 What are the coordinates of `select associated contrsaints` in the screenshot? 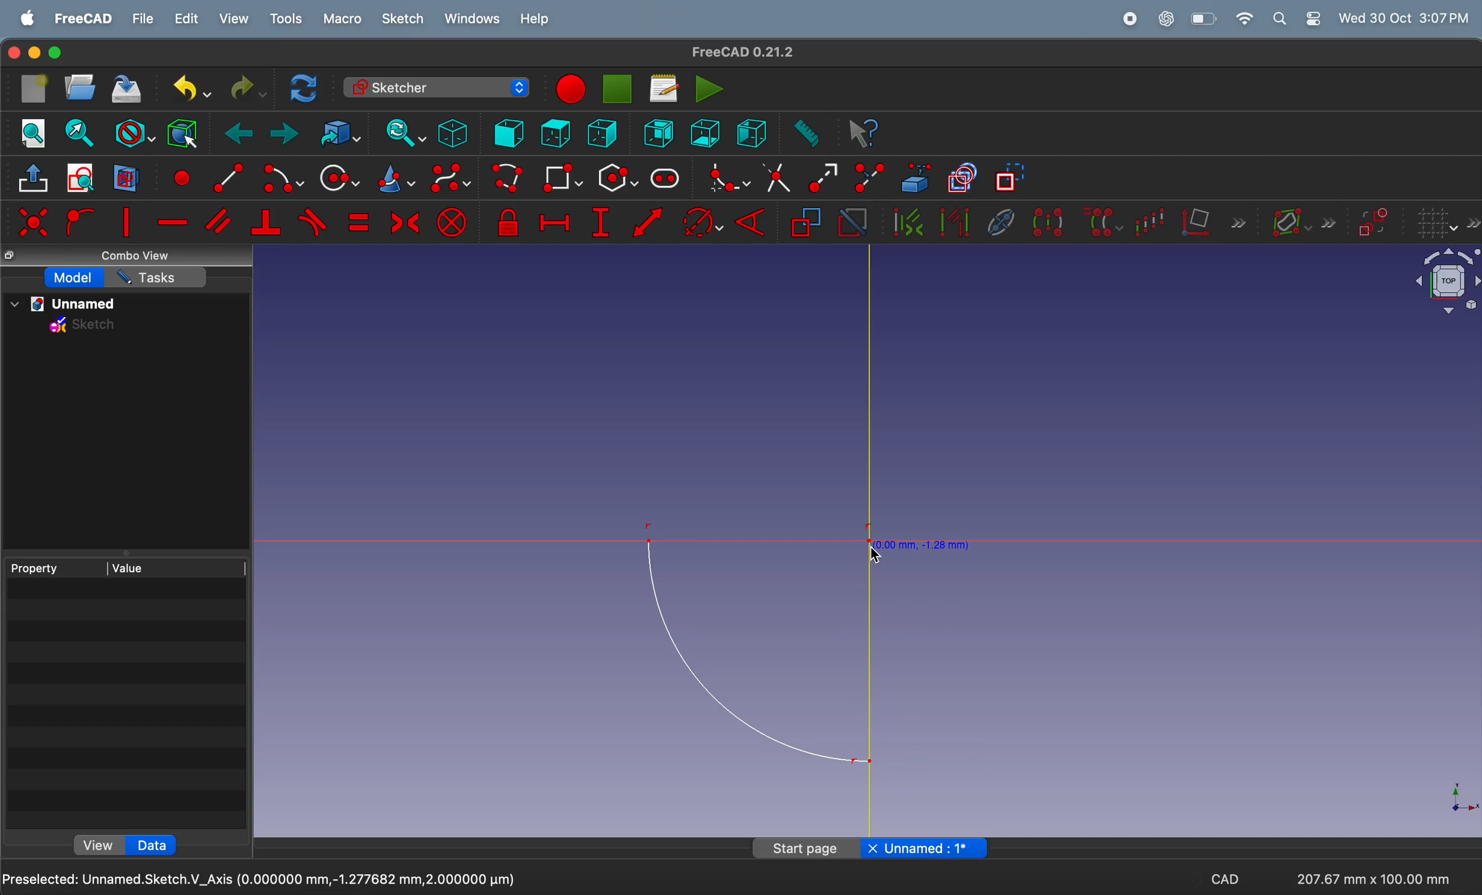 It's located at (905, 223).